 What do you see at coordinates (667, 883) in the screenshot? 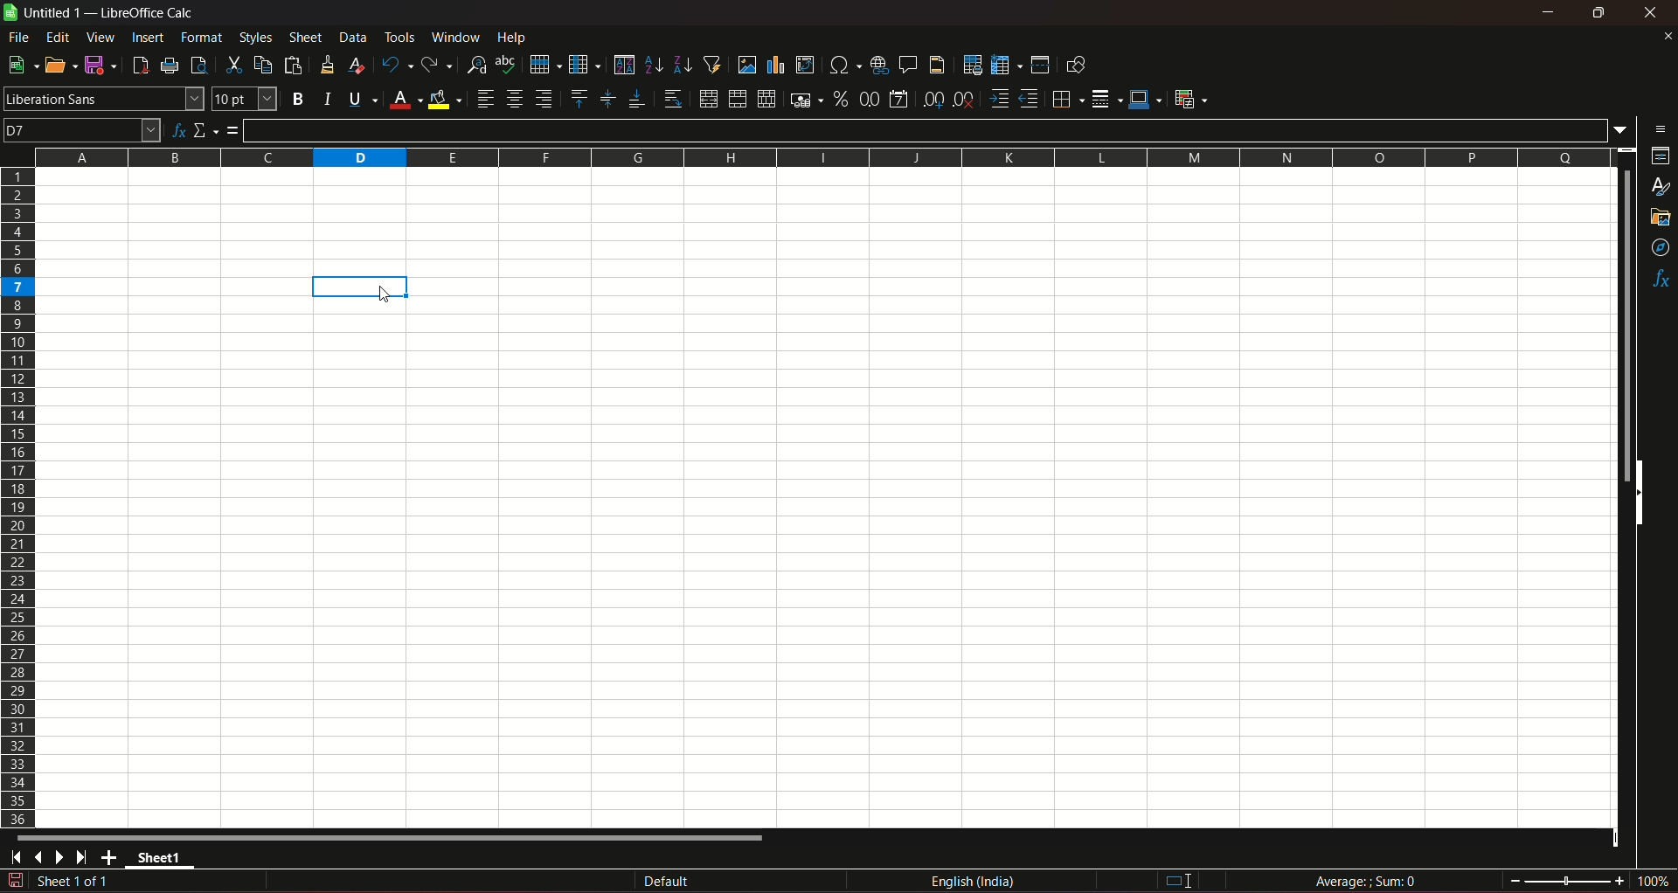
I see `default` at bounding box center [667, 883].